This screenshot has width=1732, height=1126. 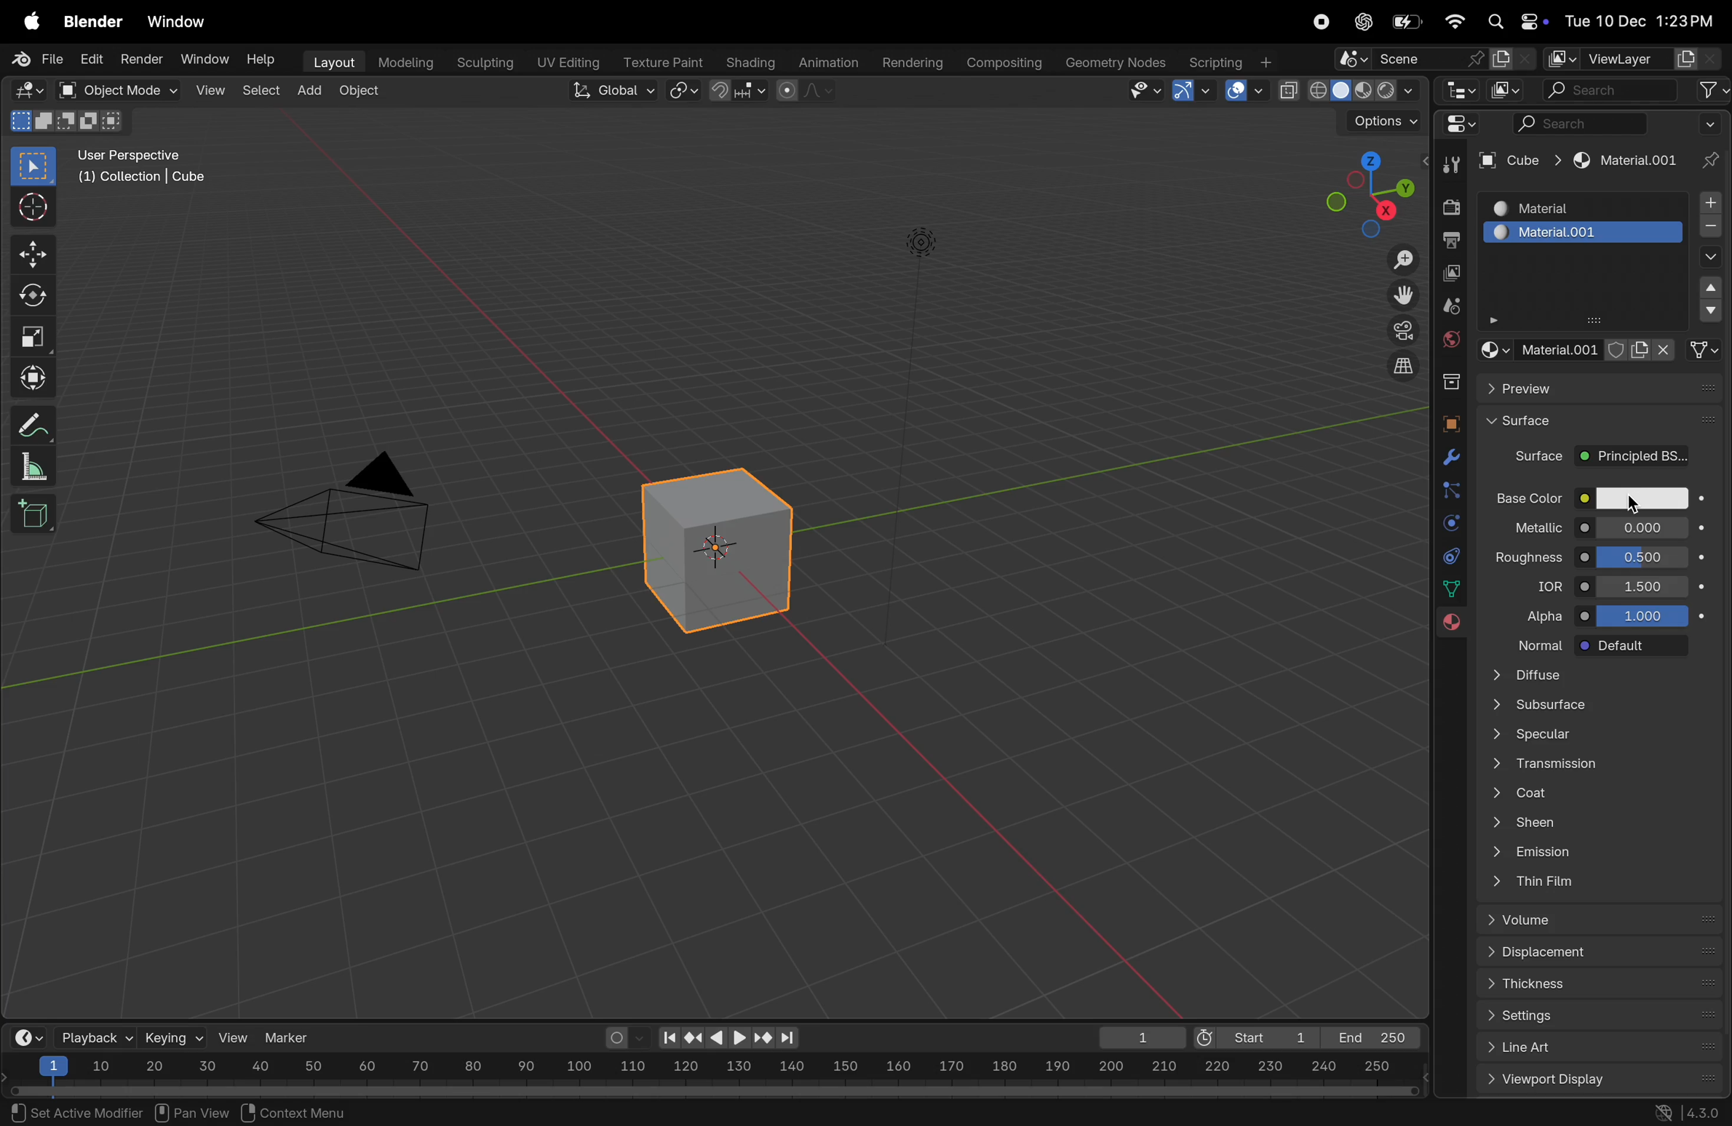 I want to click on normal, so click(x=1531, y=644).